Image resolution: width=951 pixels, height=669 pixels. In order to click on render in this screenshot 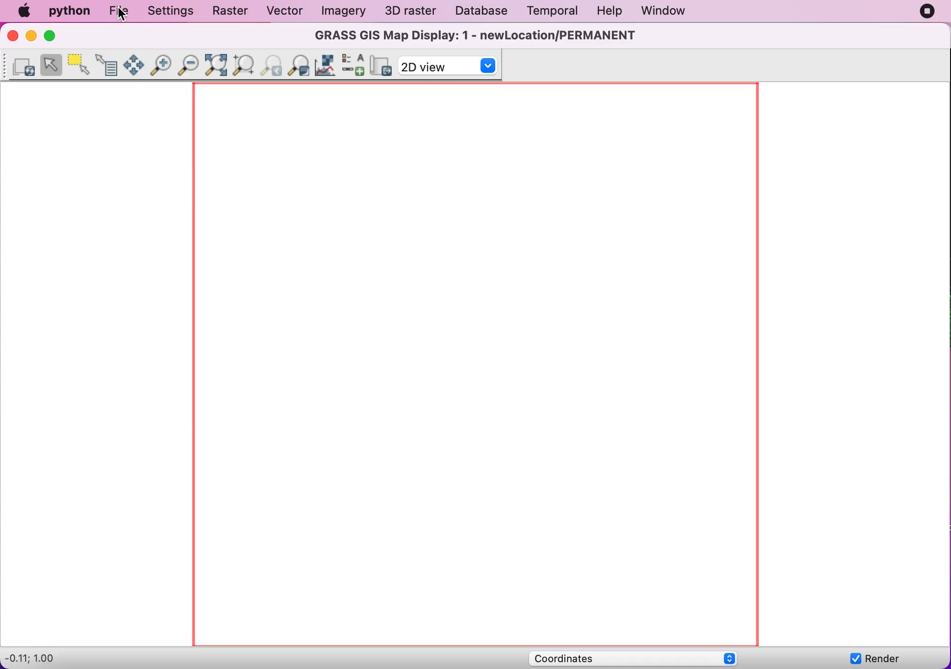, I will do `click(869, 658)`.